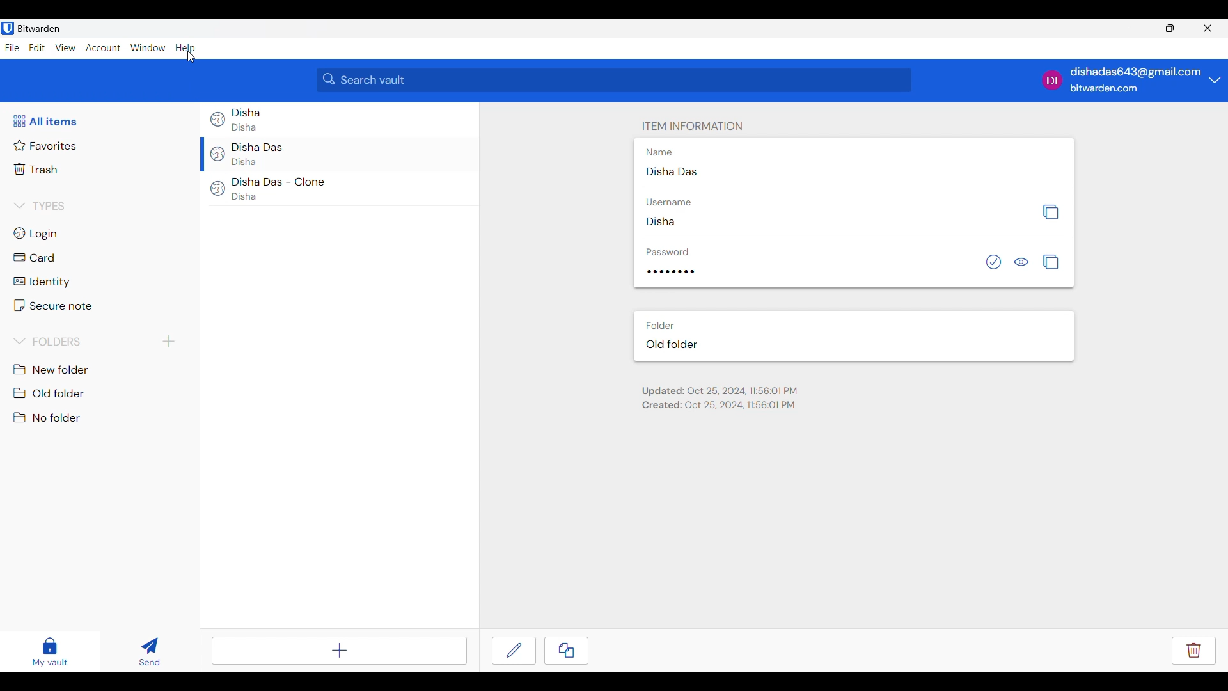  I want to click on Edit menu, so click(37, 47).